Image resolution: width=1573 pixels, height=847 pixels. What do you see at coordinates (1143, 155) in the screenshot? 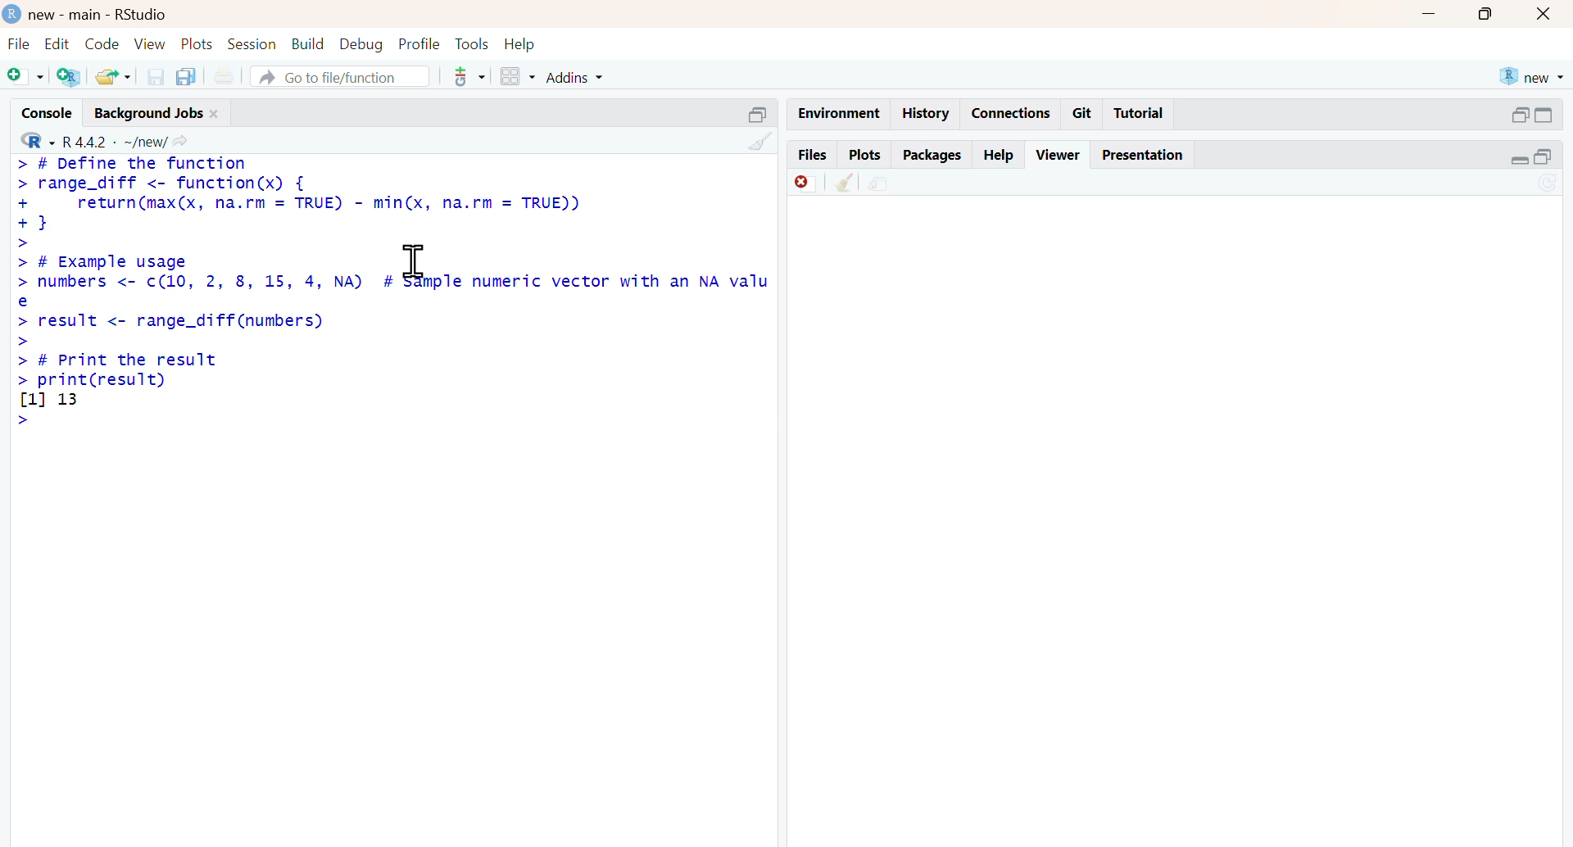
I see `Presentation` at bounding box center [1143, 155].